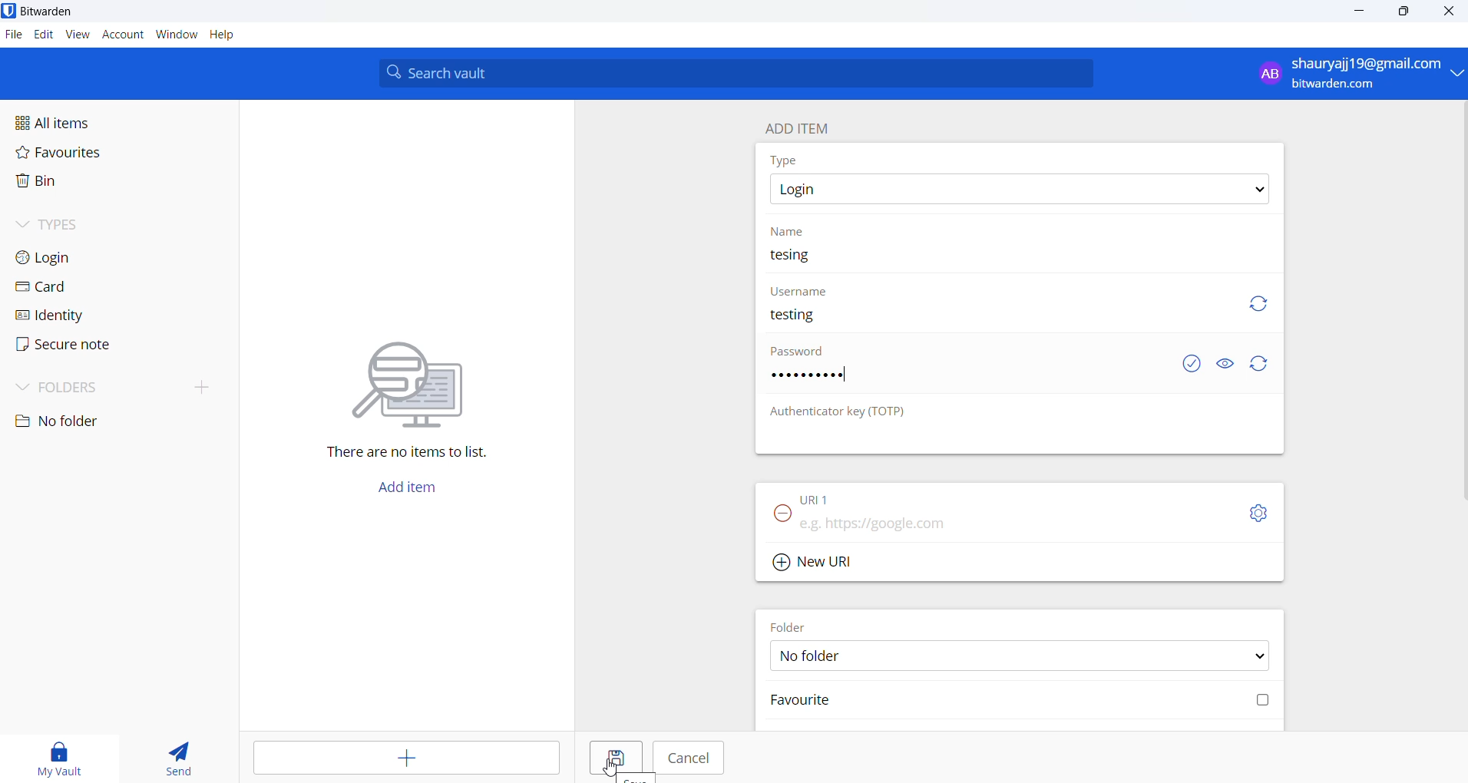  Describe the element at coordinates (610, 757) in the screenshot. I see `Save` at that location.